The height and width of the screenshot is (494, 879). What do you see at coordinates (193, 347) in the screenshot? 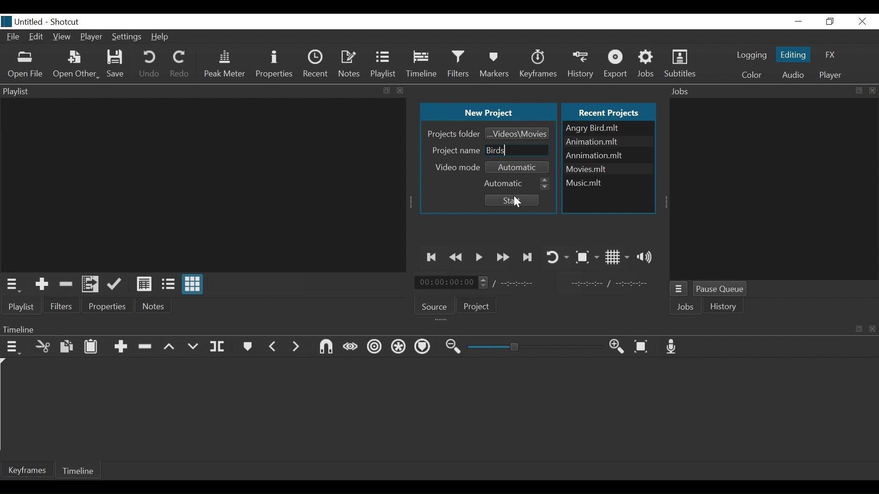
I see `Overwrite` at bounding box center [193, 347].